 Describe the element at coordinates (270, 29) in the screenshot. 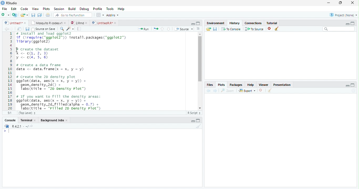

I see `close` at that location.